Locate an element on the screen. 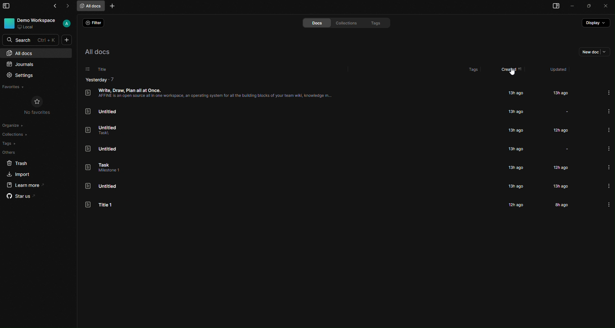  13h ago is located at coordinates (562, 187).